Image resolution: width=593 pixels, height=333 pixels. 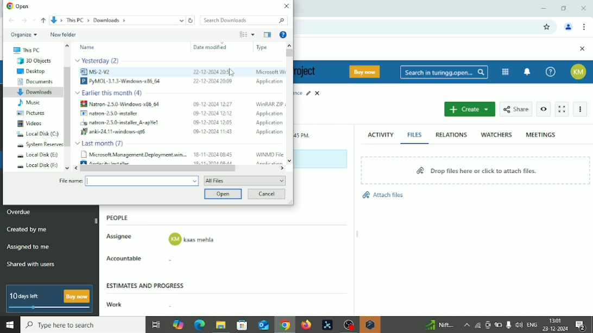 What do you see at coordinates (508, 324) in the screenshot?
I see `Mic` at bounding box center [508, 324].